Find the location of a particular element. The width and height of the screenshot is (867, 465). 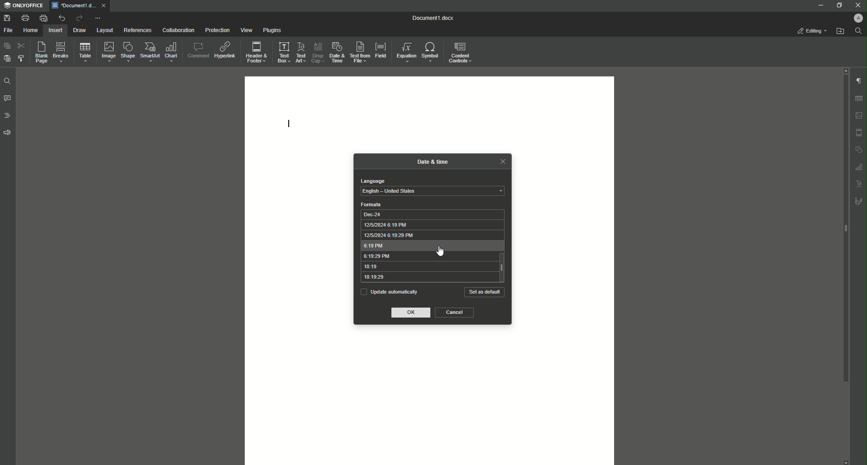

Shape is located at coordinates (126, 52).